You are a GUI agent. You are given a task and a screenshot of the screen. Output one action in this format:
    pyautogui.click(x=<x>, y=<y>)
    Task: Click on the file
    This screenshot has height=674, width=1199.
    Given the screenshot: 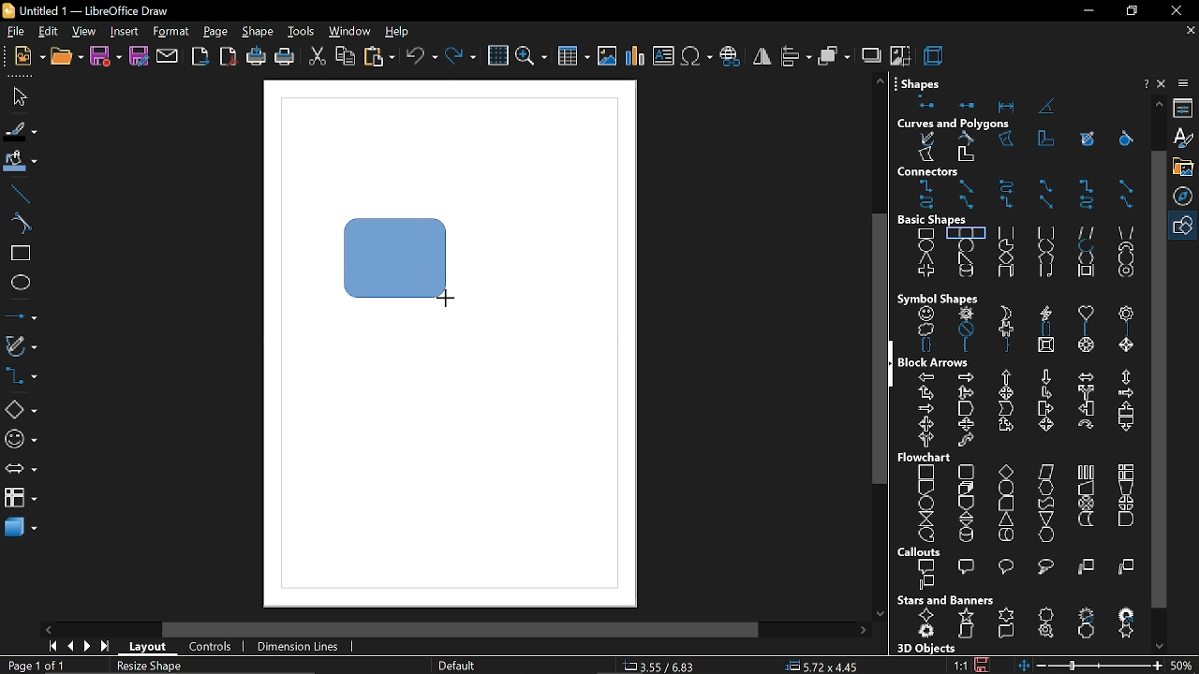 What is the action you would take?
    pyautogui.click(x=14, y=33)
    